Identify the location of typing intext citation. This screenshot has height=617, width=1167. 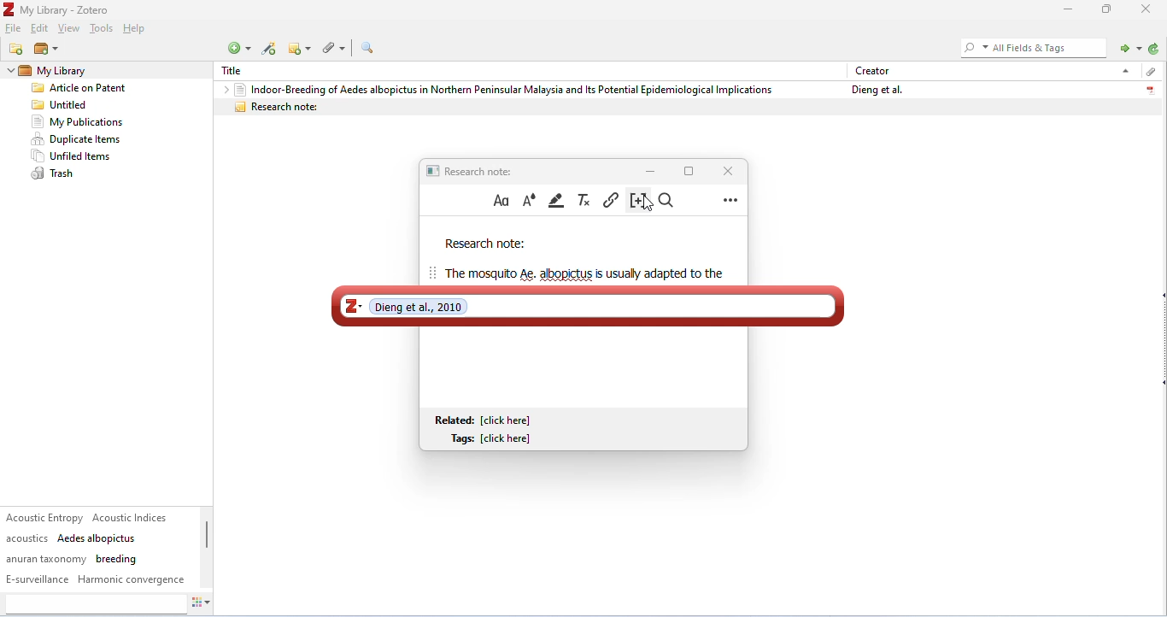
(587, 305).